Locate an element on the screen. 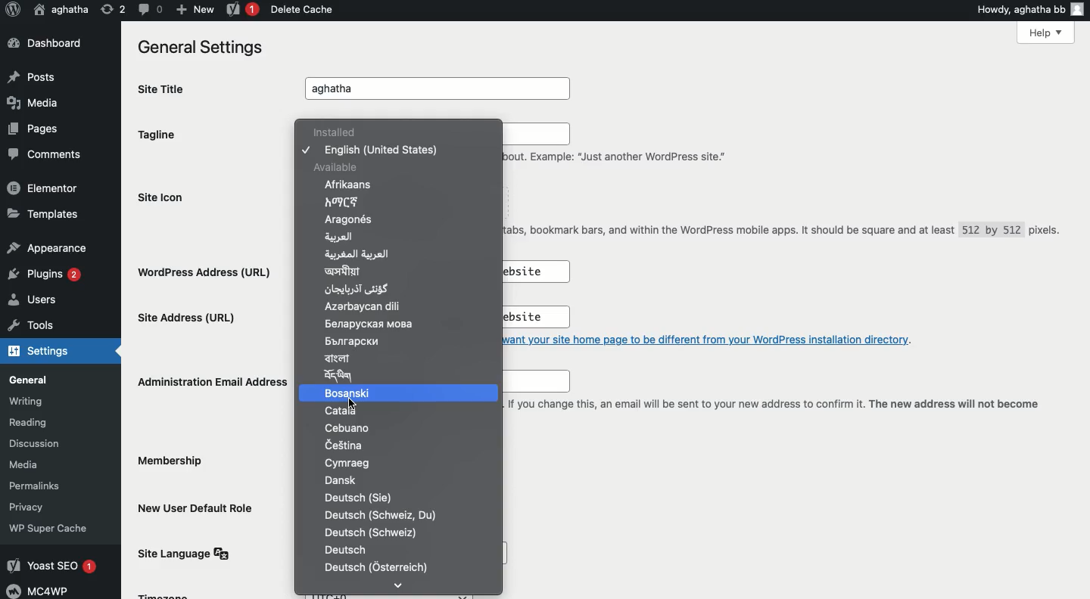 Image resolution: width=1090 pixels, height=599 pixels. Installed language English (United States) is located at coordinates (382, 193).